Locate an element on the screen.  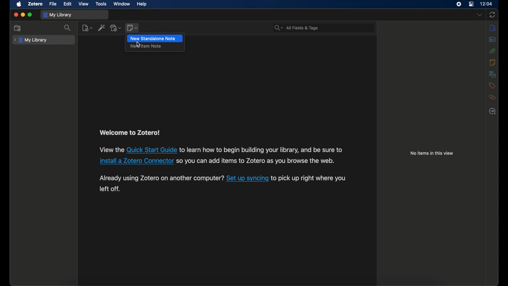
search is located at coordinates (297, 28).